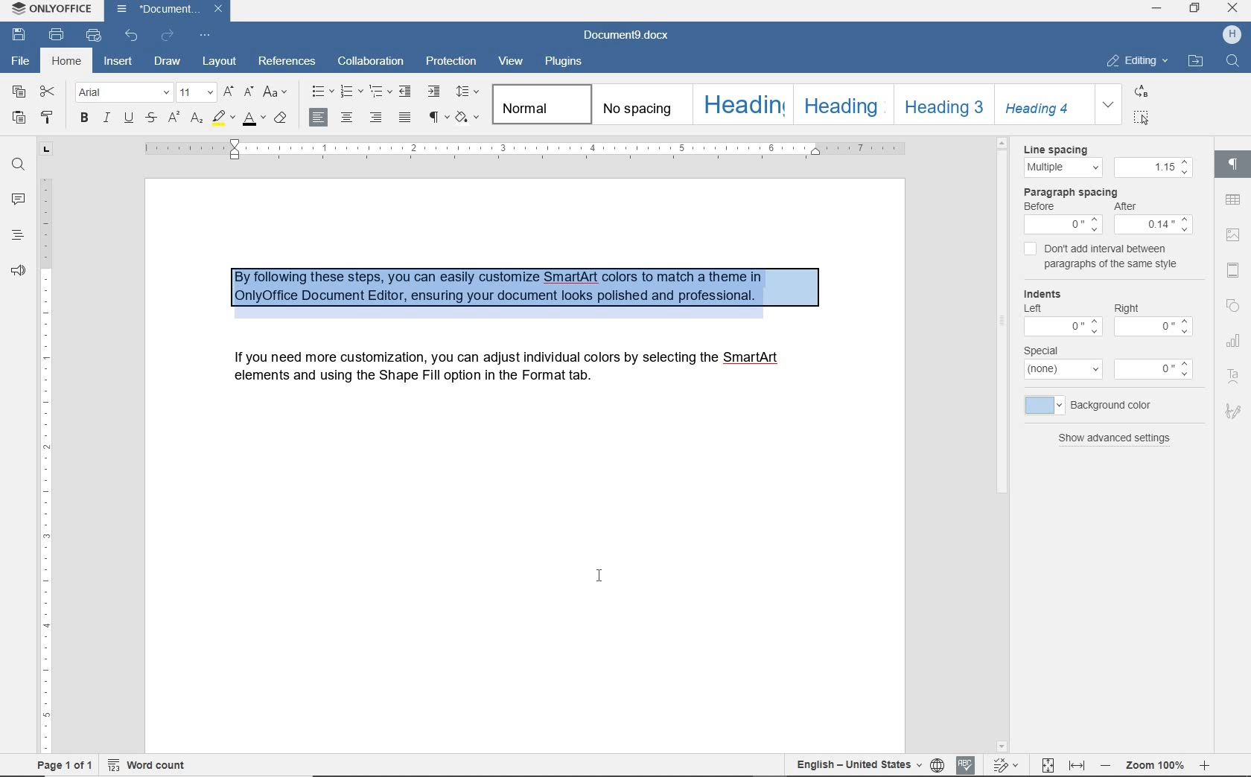  What do you see at coordinates (1042, 206) in the screenshot?
I see `before` at bounding box center [1042, 206].